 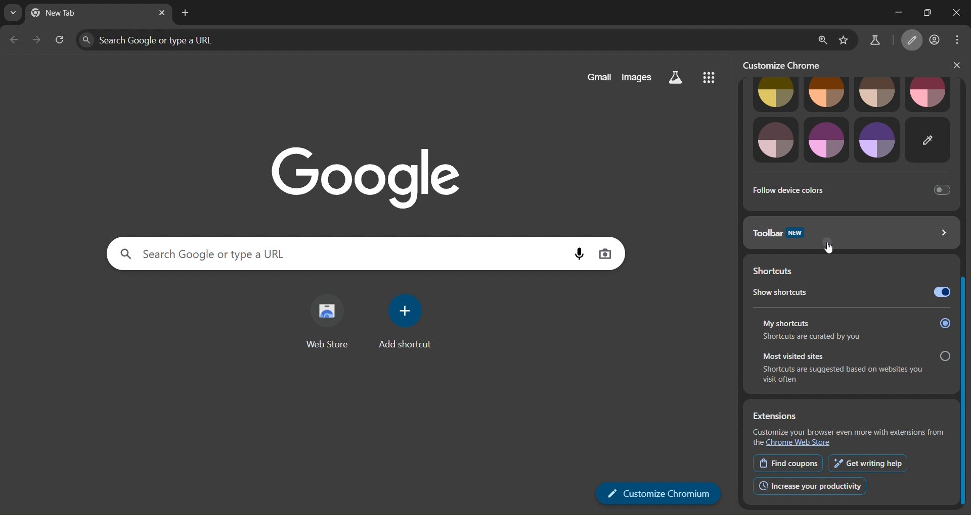 I want to click on google apps, so click(x=708, y=76).